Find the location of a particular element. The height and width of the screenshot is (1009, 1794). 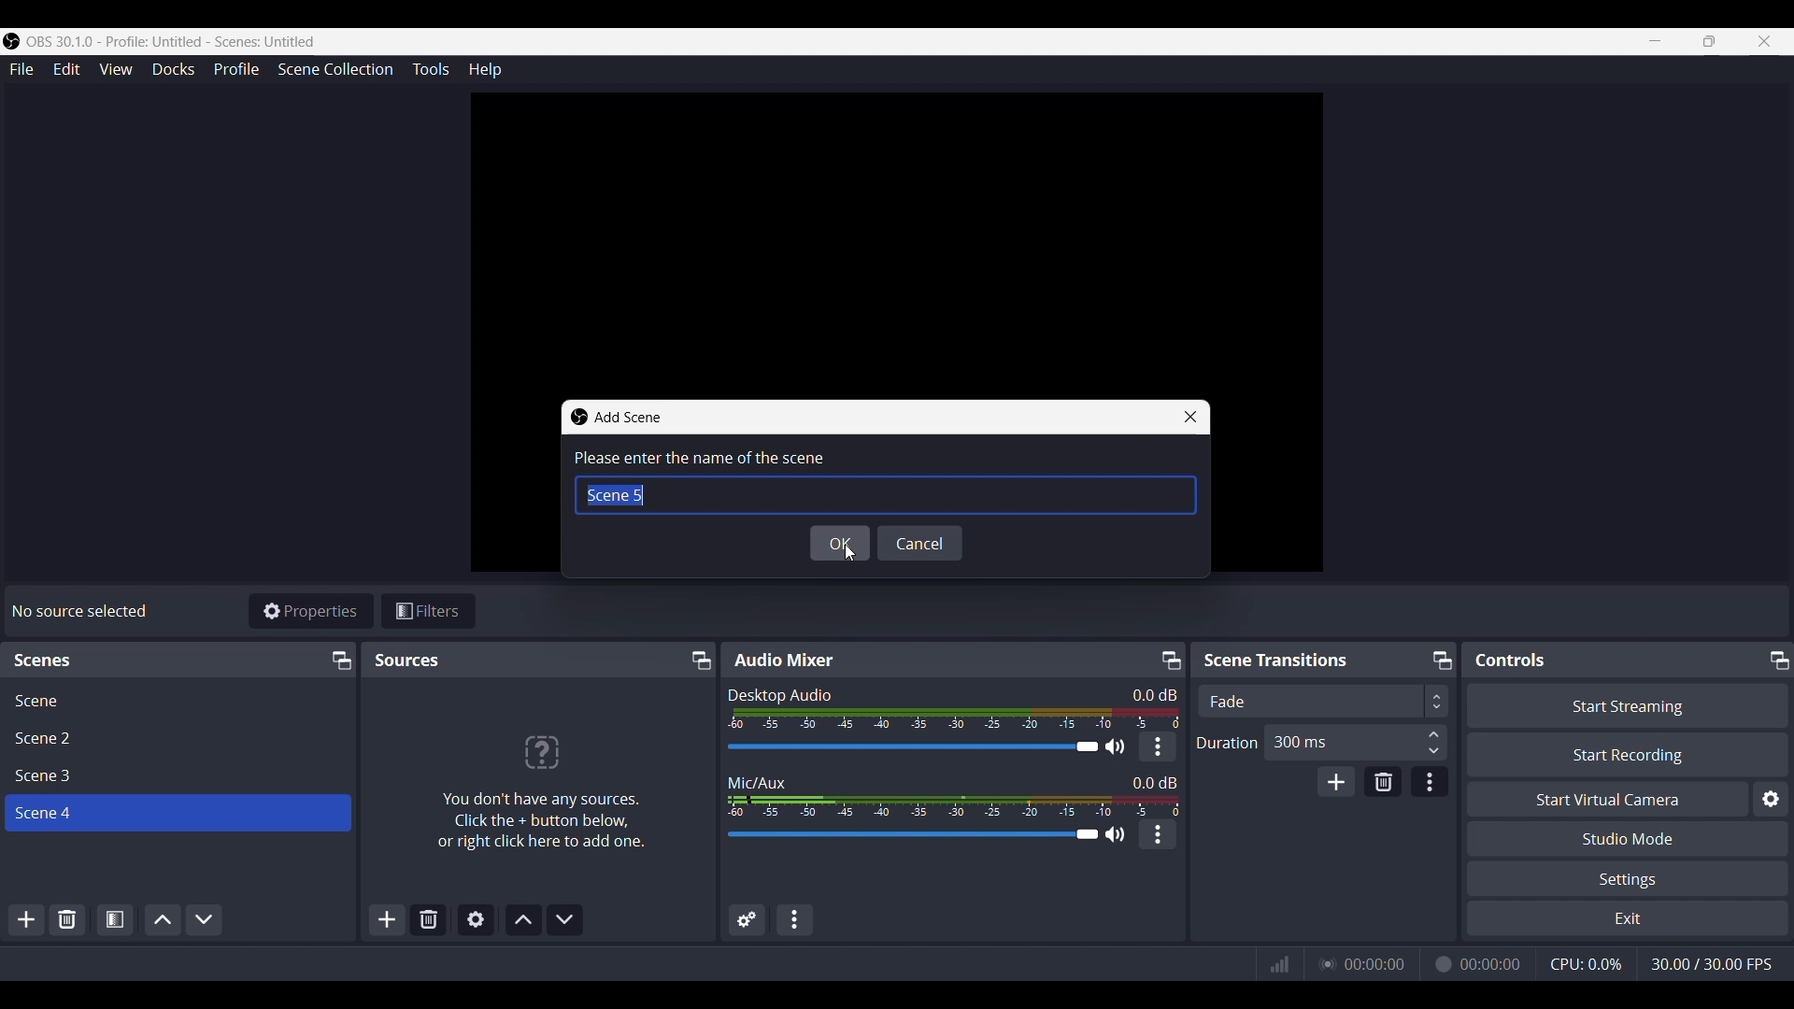

Minimize is located at coordinates (1442, 661).